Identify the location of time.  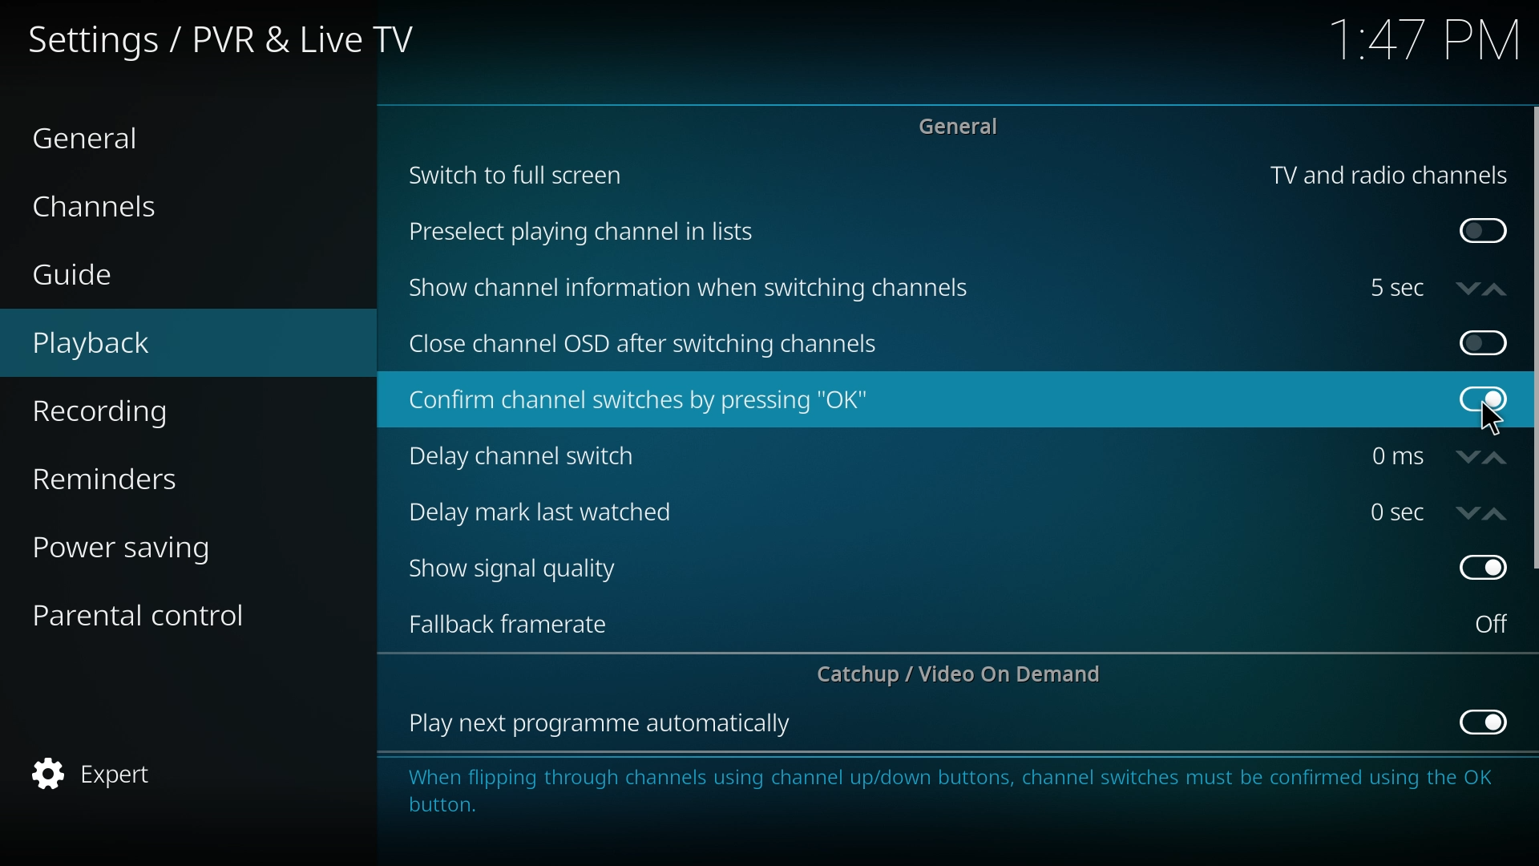
(1397, 456).